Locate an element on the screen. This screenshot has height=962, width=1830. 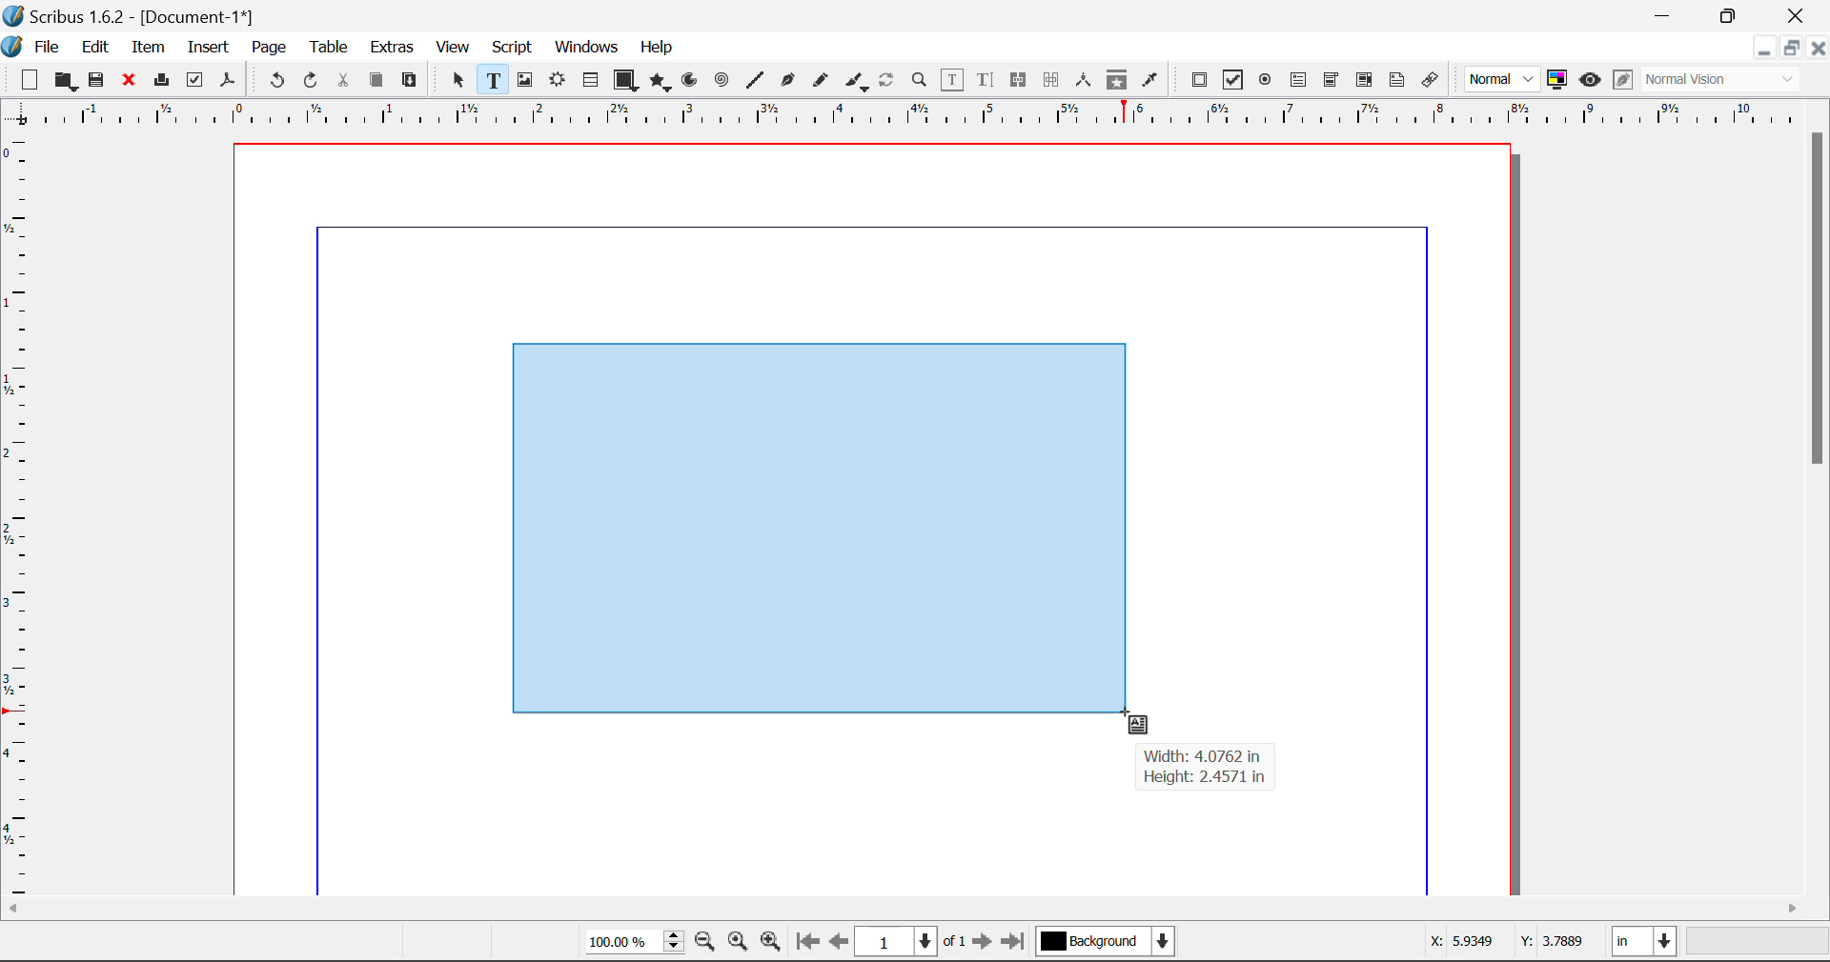
Zoom Out is located at coordinates (707, 944).